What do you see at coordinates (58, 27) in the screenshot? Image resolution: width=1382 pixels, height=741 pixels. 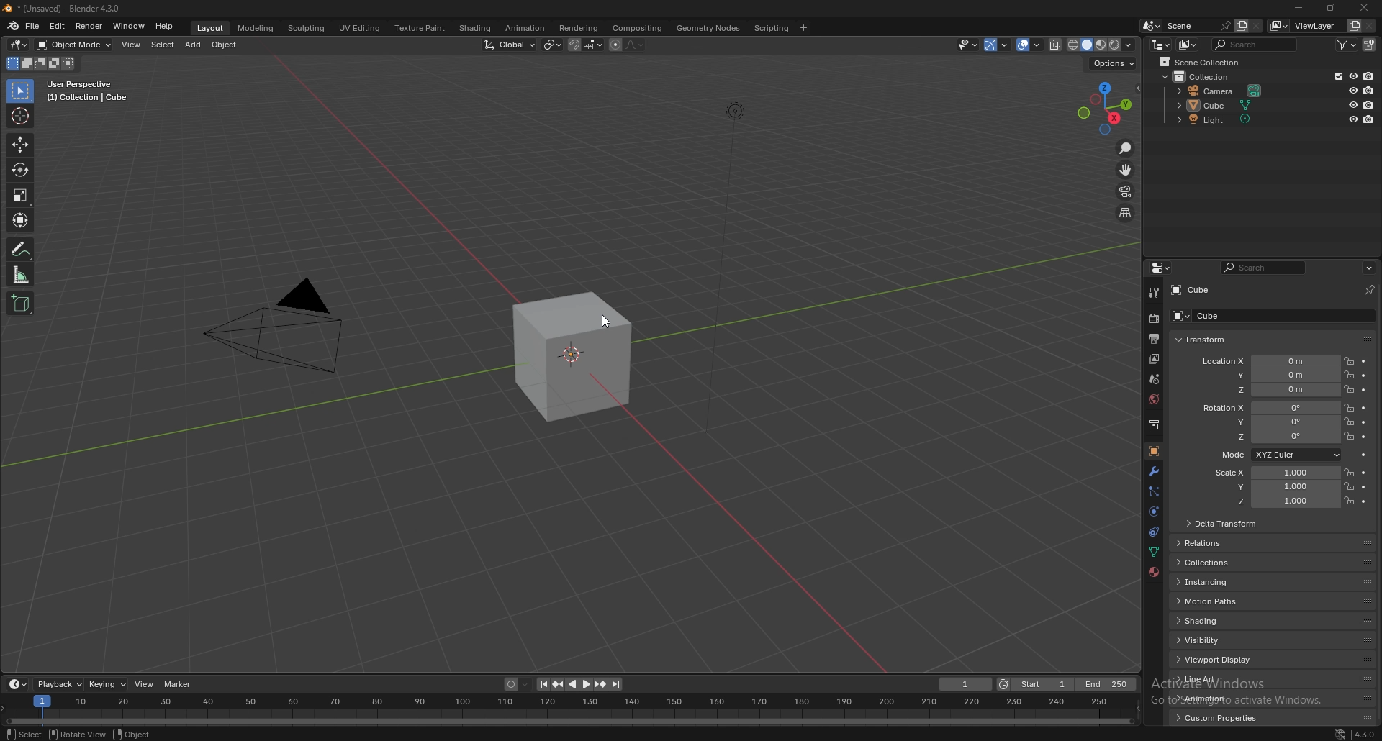 I see `edit` at bounding box center [58, 27].